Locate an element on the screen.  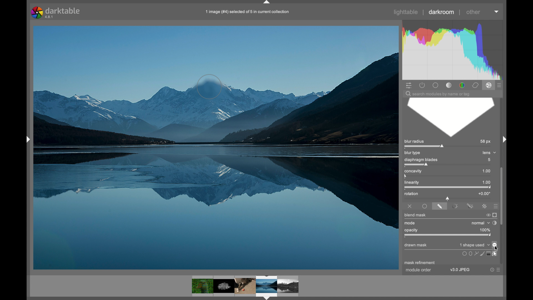
module order is located at coordinates (418, 271).